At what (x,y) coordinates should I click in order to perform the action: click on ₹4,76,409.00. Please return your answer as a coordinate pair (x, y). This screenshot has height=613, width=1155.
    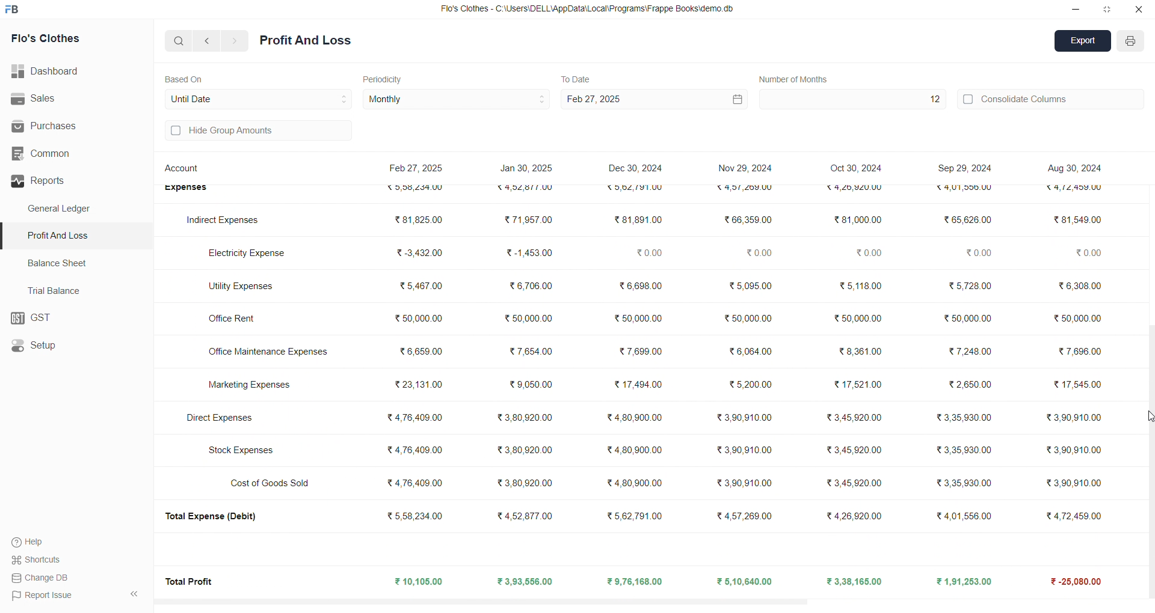
    Looking at the image, I should click on (414, 418).